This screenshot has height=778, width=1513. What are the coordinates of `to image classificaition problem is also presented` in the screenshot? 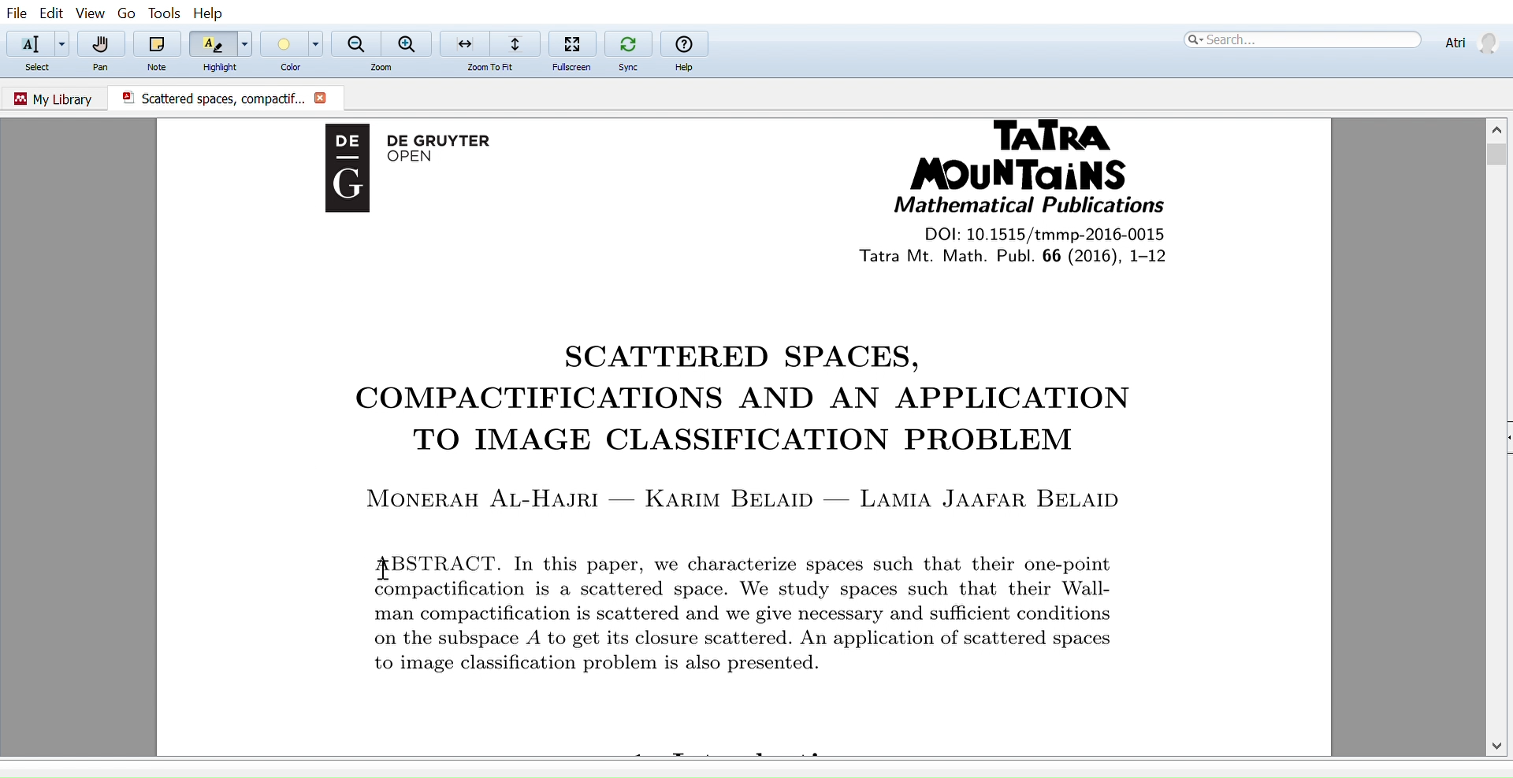 It's located at (593, 664).